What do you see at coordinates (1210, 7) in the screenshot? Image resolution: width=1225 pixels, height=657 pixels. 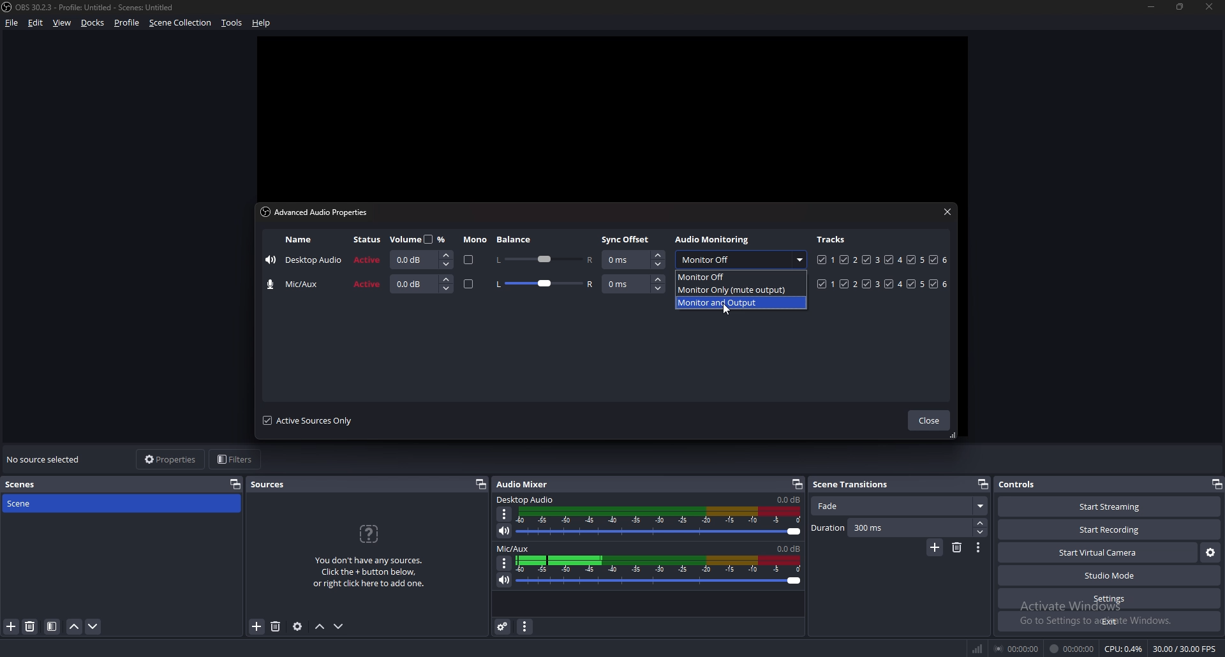 I see `close` at bounding box center [1210, 7].